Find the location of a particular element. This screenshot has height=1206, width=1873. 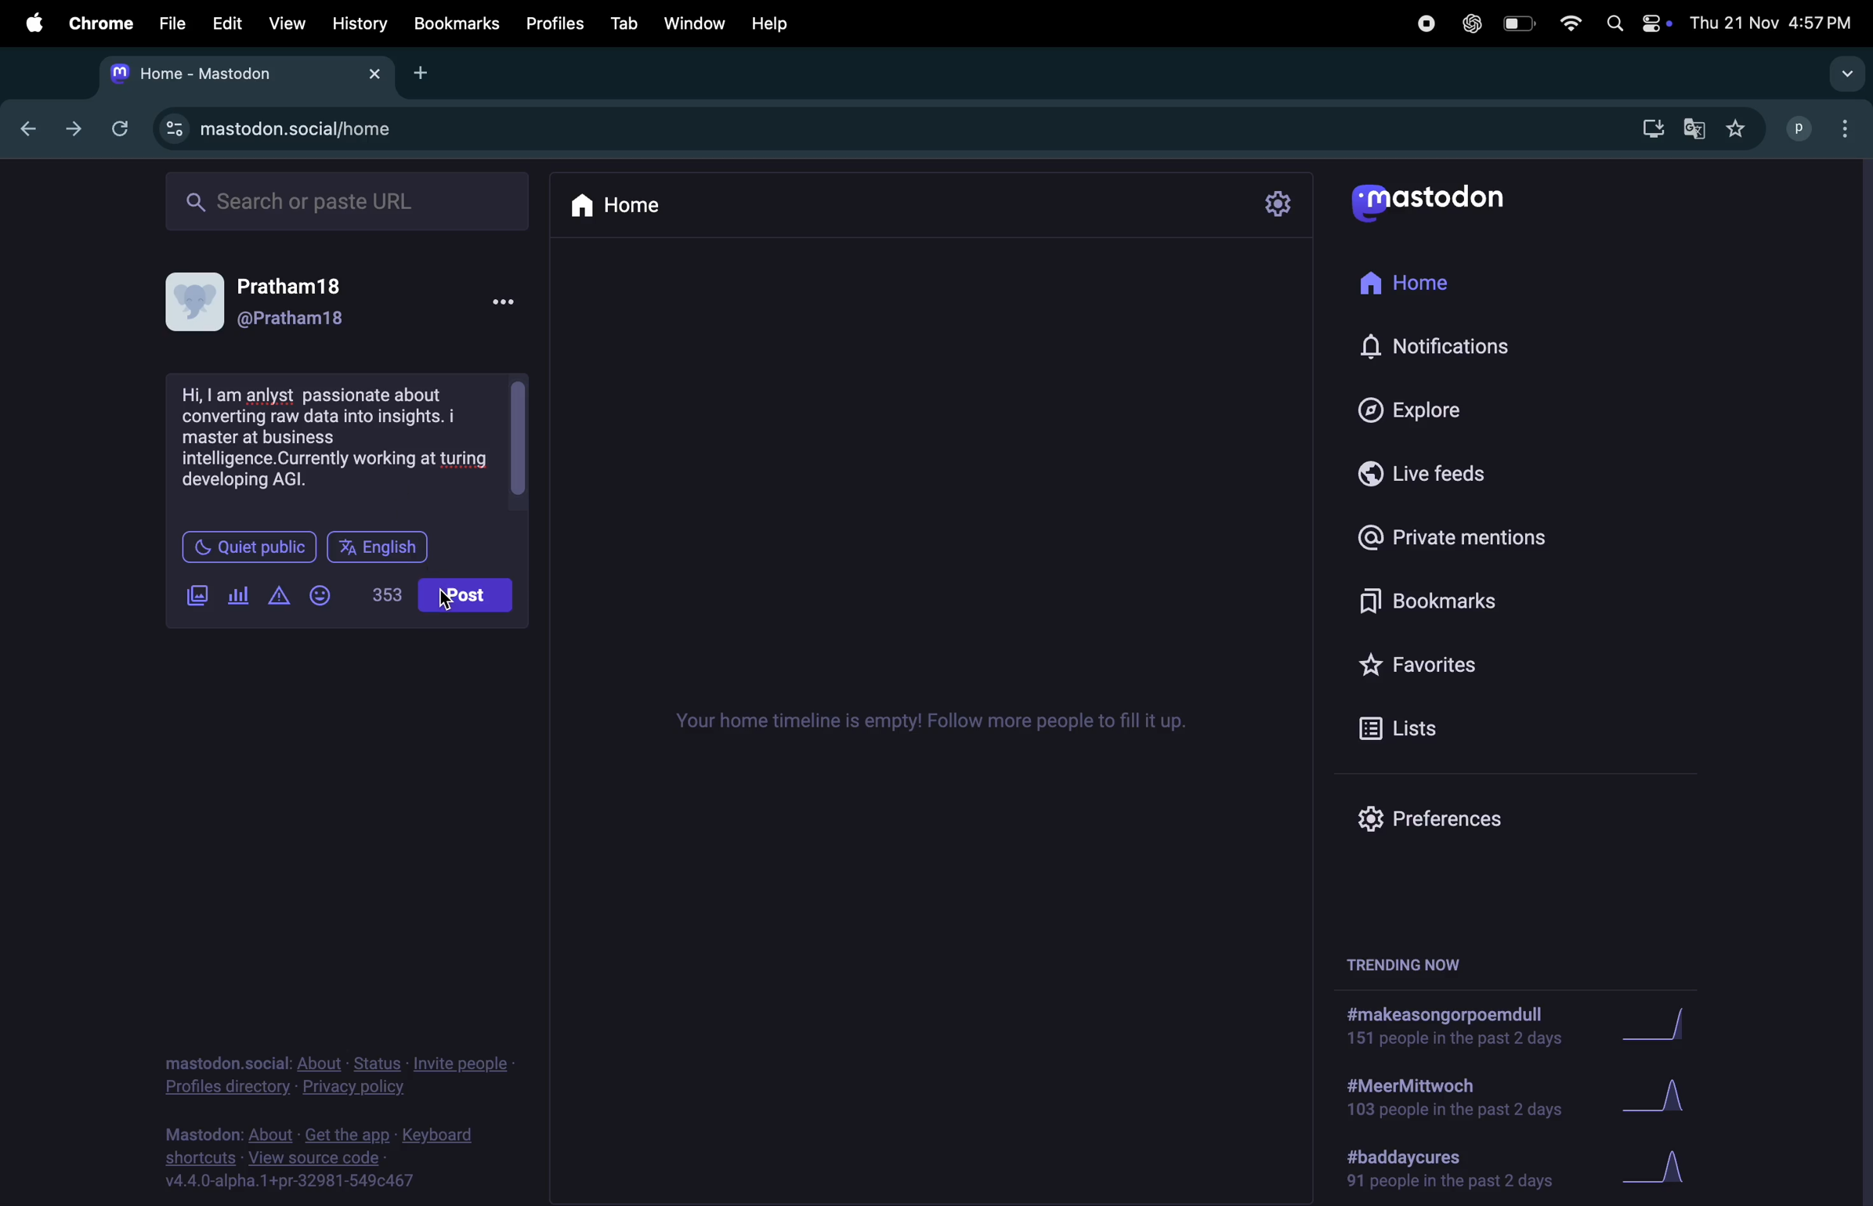

home is located at coordinates (1437, 276).